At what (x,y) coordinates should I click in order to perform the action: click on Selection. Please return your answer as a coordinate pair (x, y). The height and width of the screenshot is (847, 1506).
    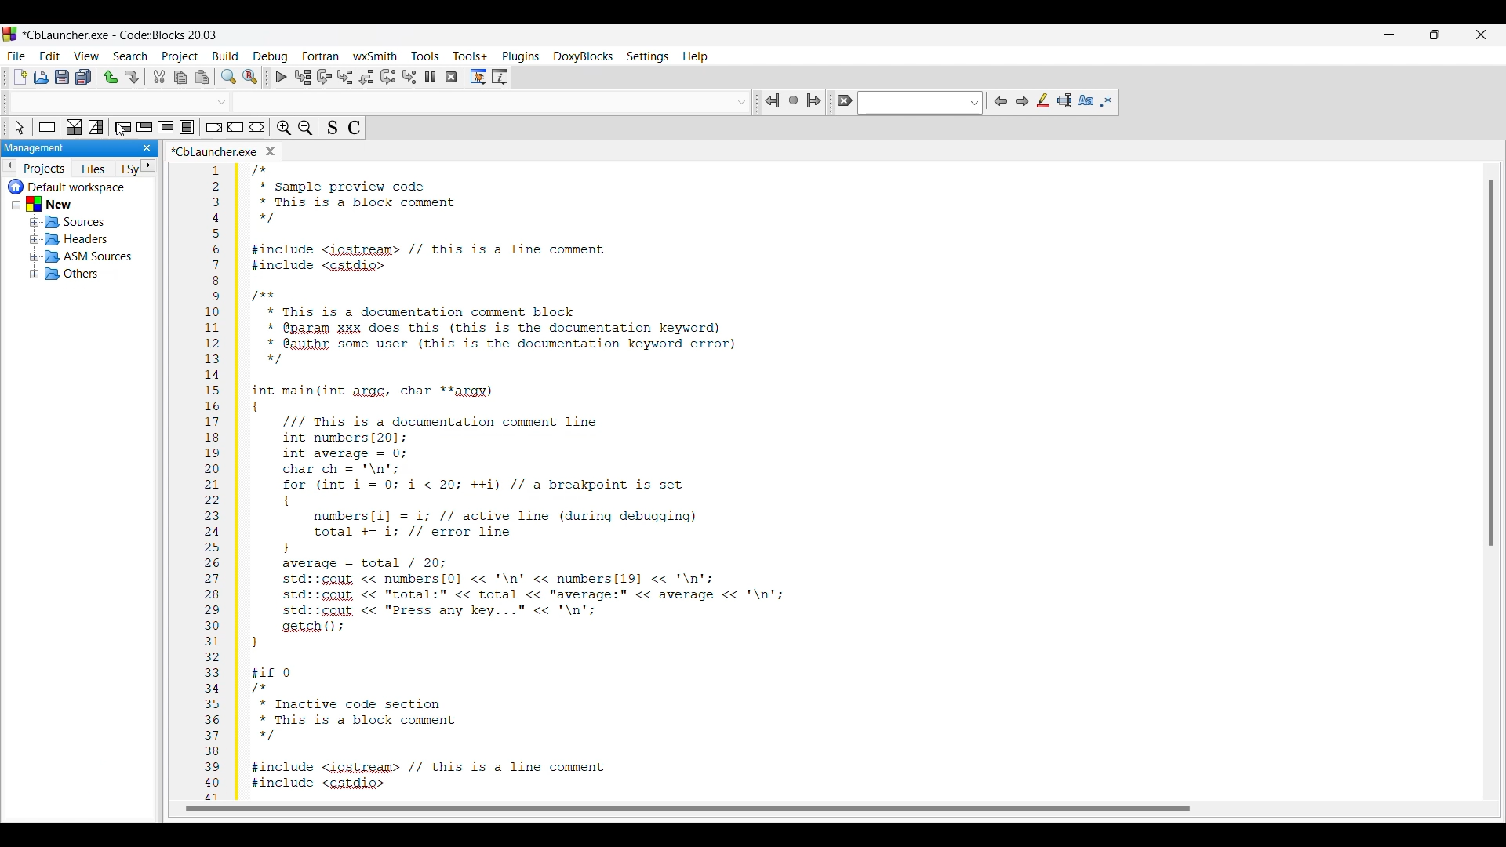
    Looking at the image, I should click on (96, 127).